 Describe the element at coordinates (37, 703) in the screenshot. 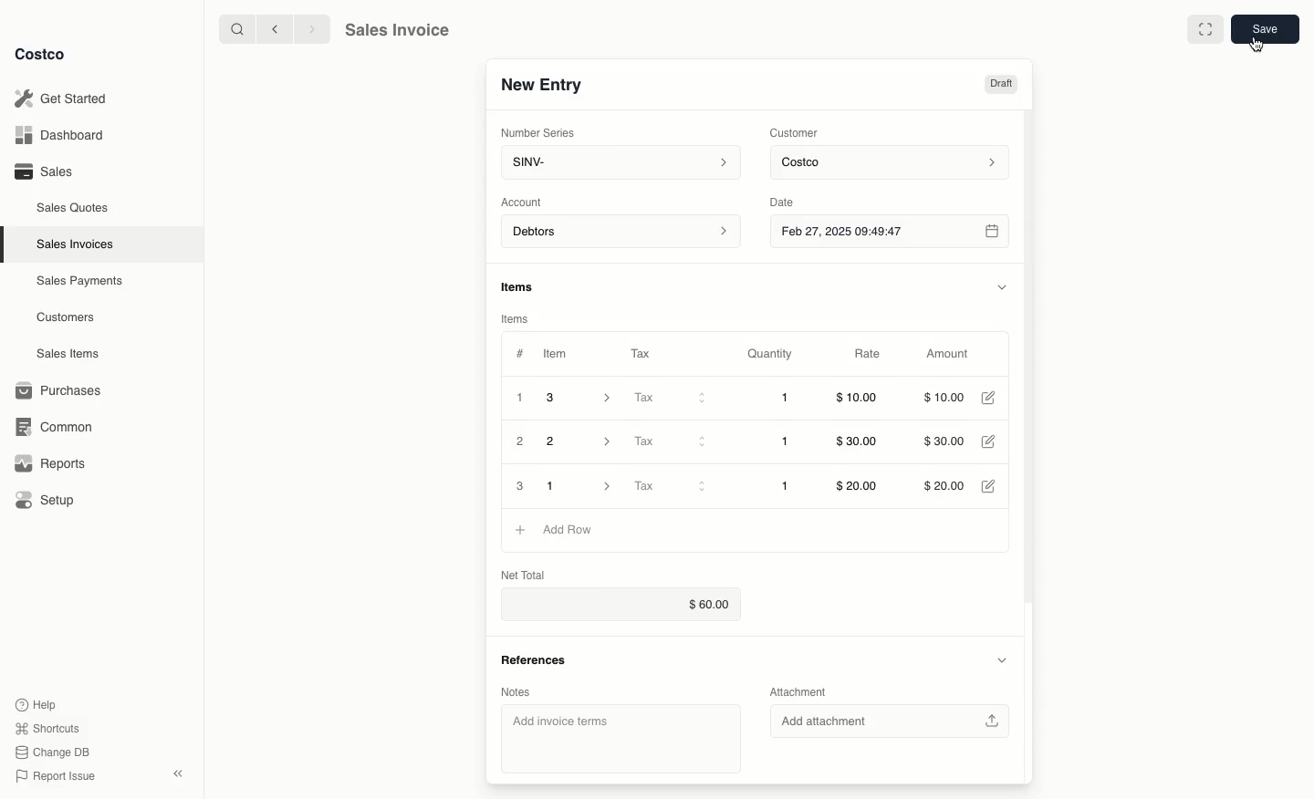

I see `Help` at that location.